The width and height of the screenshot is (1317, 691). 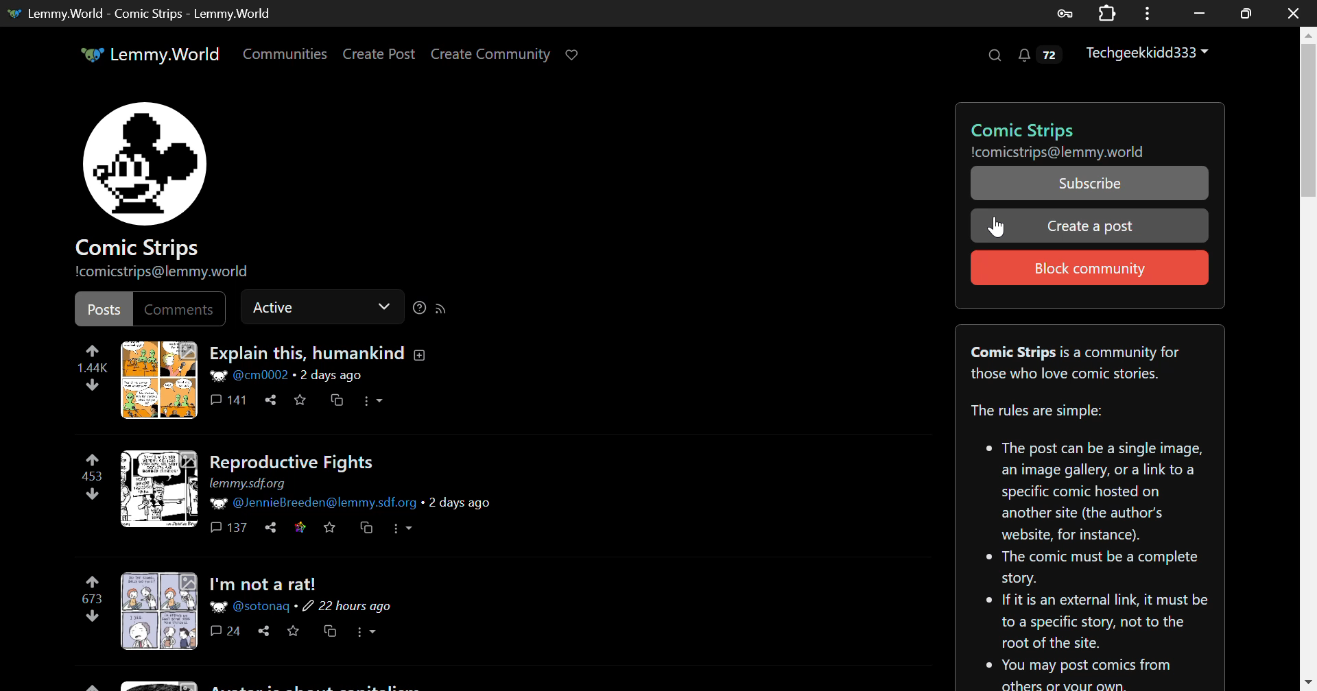 What do you see at coordinates (1149, 54) in the screenshot?
I see `Techgeekkidd333` at bounding box center [1149, 54].